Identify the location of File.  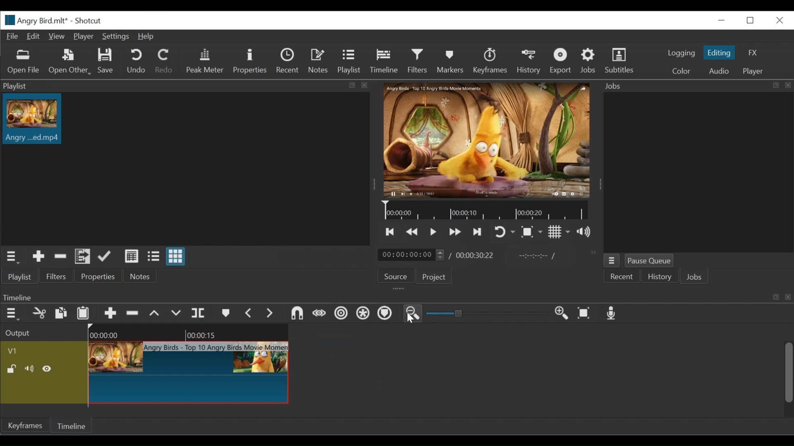
(13, 37).